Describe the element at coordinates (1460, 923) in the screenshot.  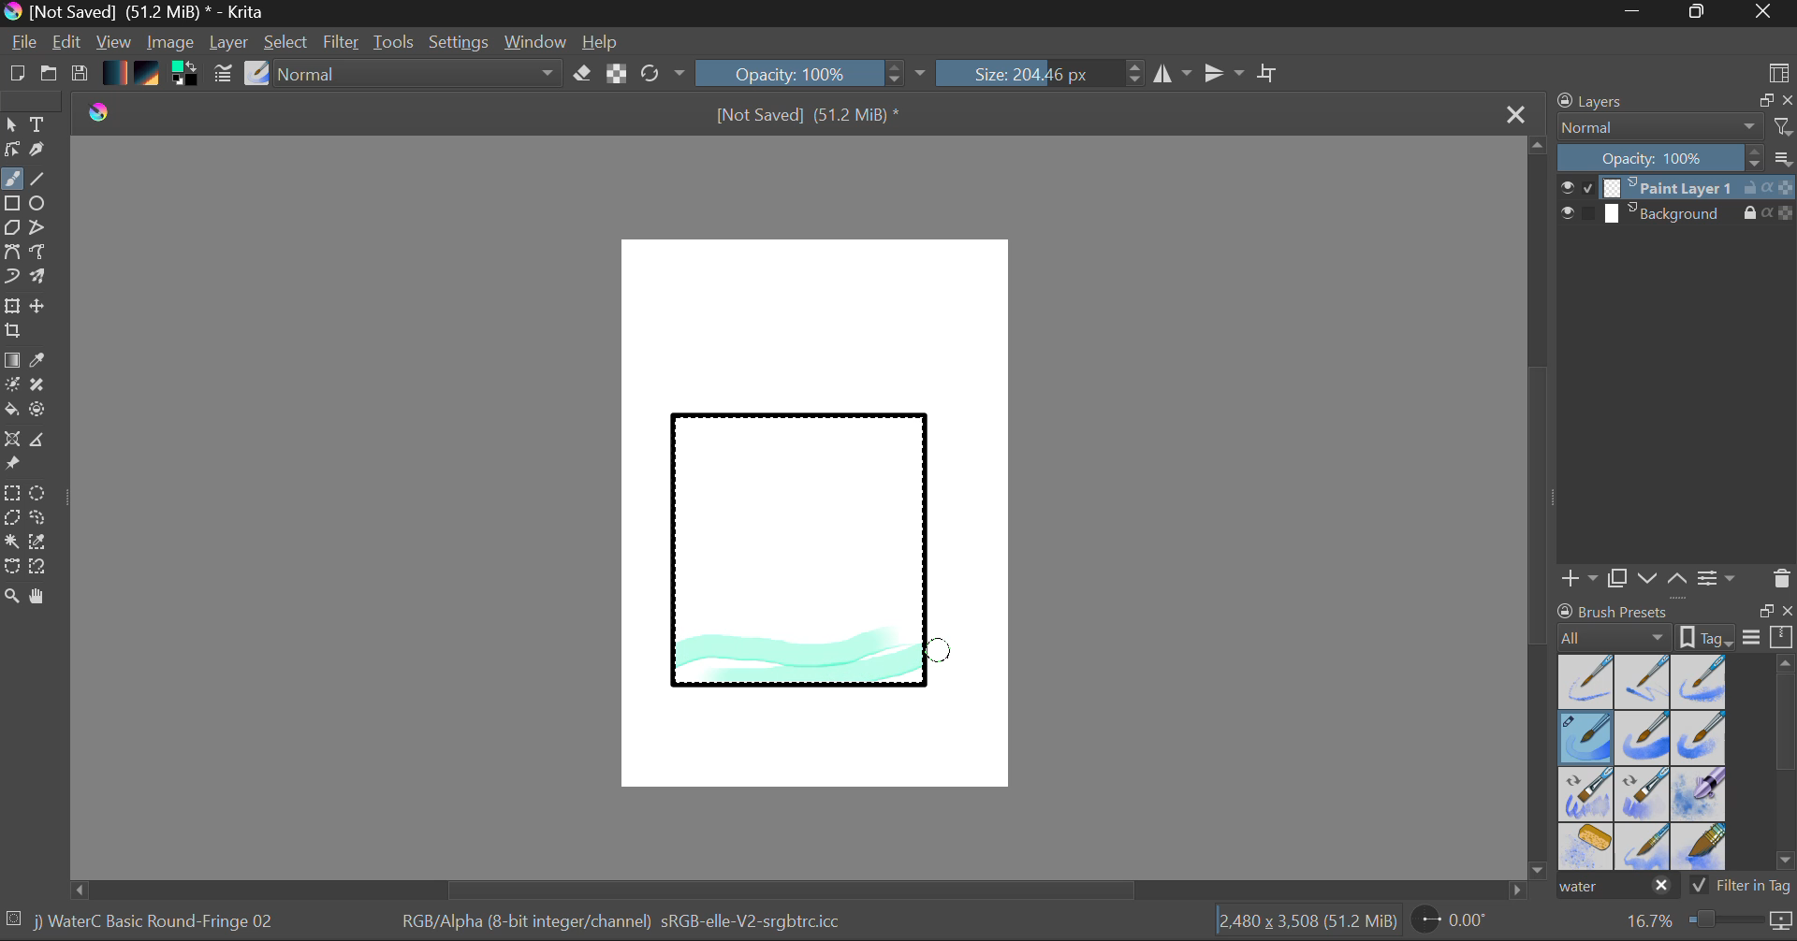
I see `Page Rotation` at that location.